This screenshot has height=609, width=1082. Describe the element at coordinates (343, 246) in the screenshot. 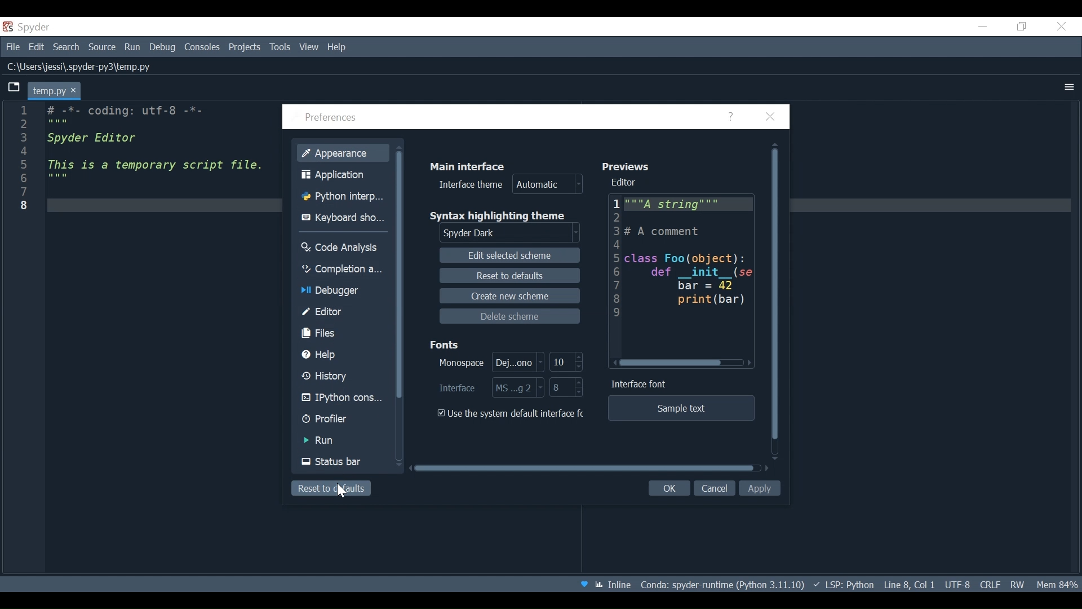

I see `Code Analysis` at that location.